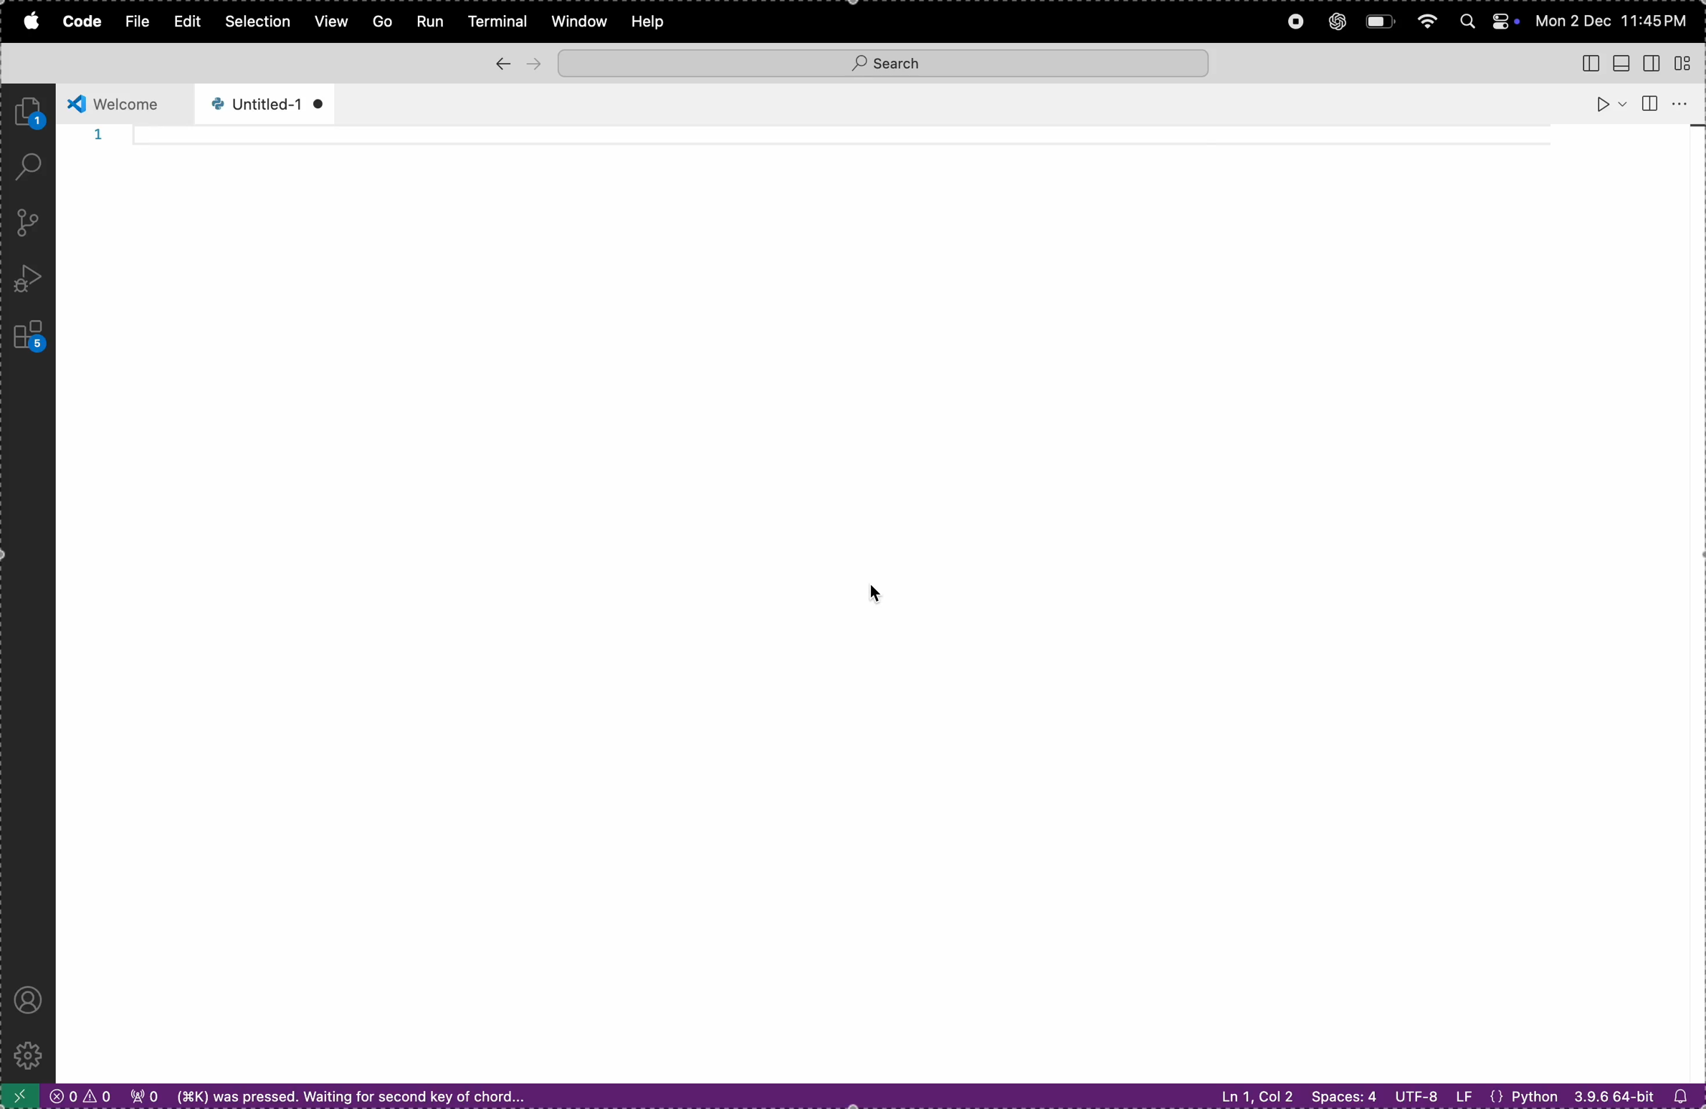 This screenshot has width=1706, height=1109. What do you see at coordinates (1623, 63) in the screenshot?
I see `toggle panel` at bounding box center [1623, 63].